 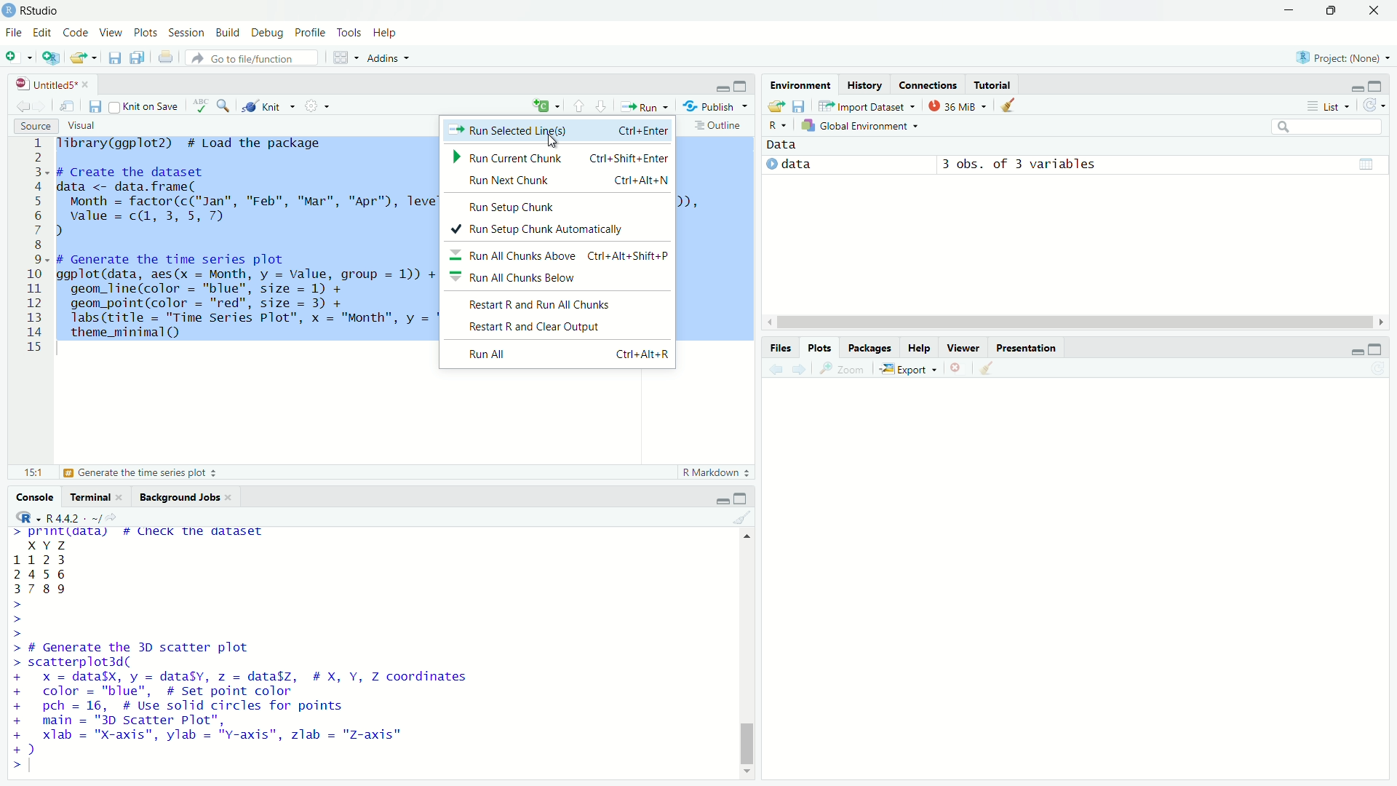 I want to click on prompt cursor, so click(x=9, y=765).